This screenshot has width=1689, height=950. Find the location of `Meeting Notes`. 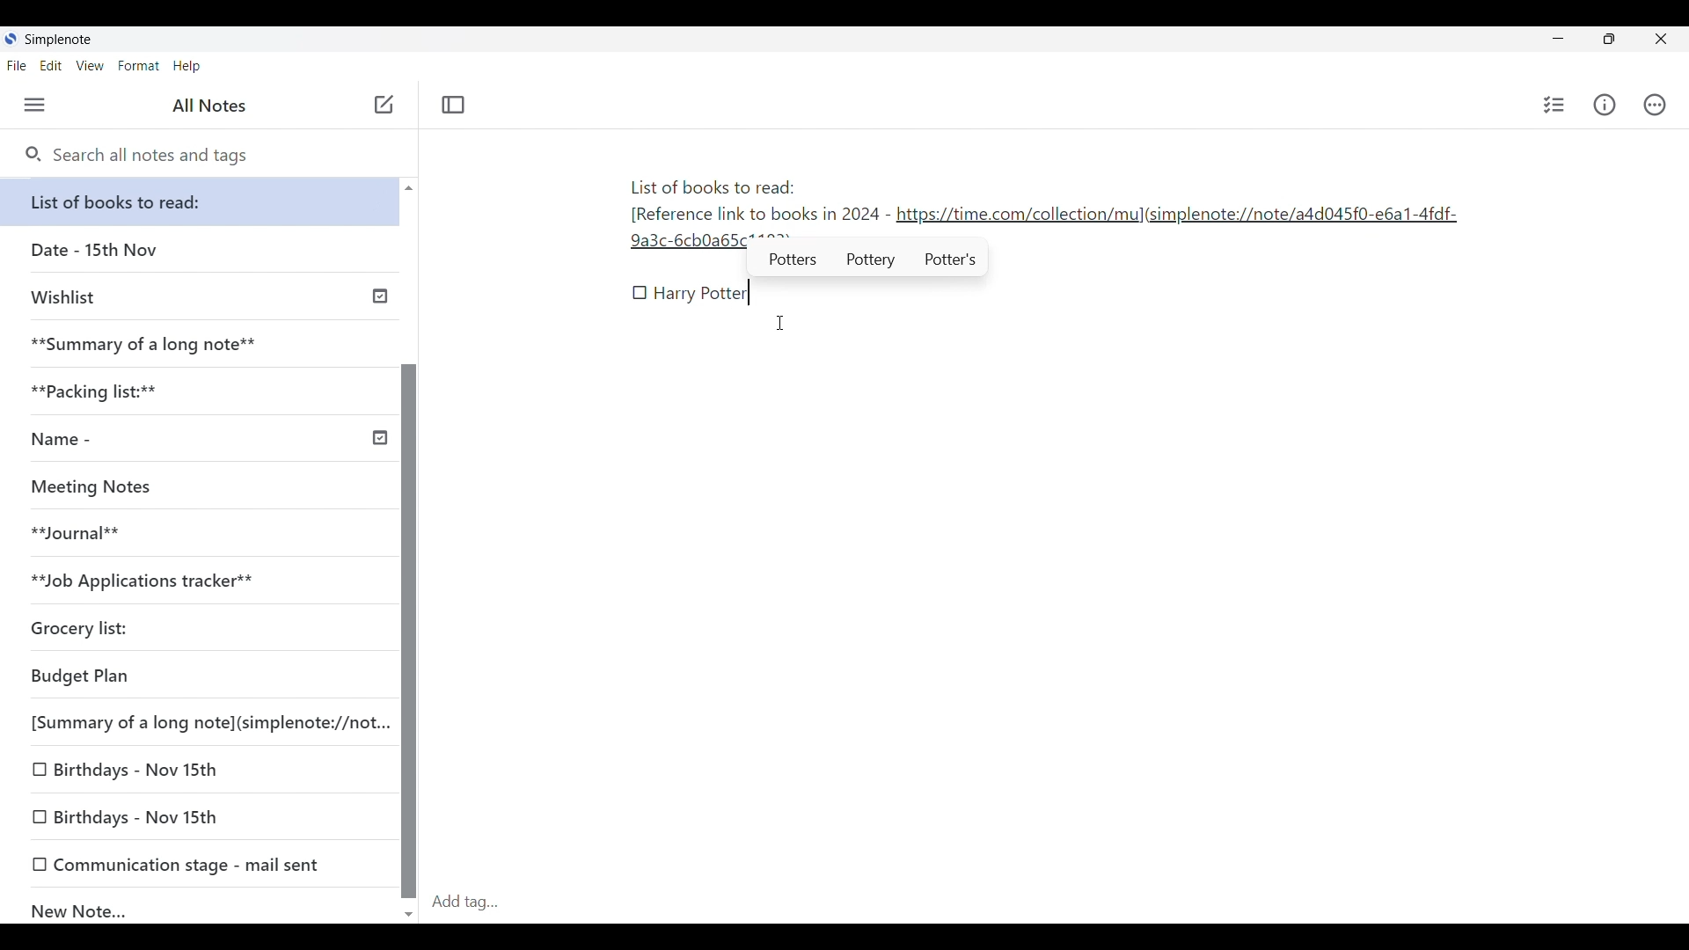

Meeting Notes is located at coordinates (194, 487).